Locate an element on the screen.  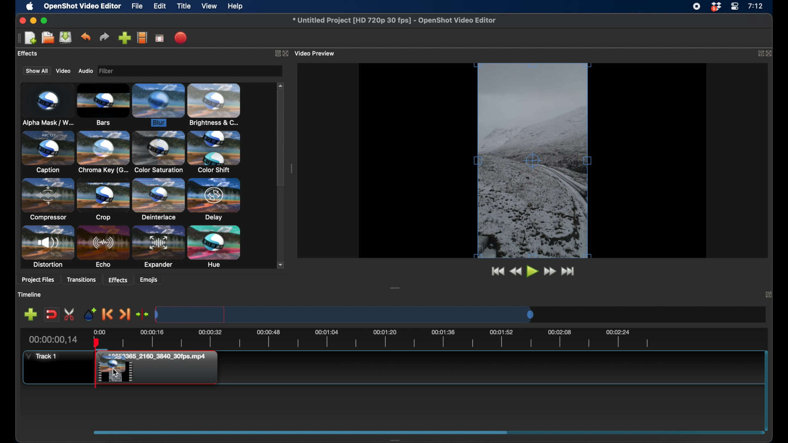
project files is located at coordinates (35, 54).